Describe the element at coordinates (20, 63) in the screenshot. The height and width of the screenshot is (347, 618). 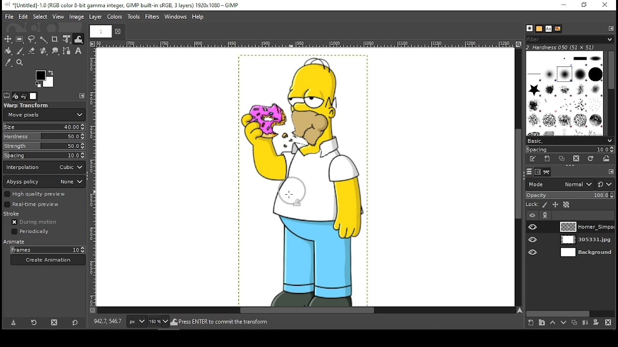
I see `zoom tool` at that location.